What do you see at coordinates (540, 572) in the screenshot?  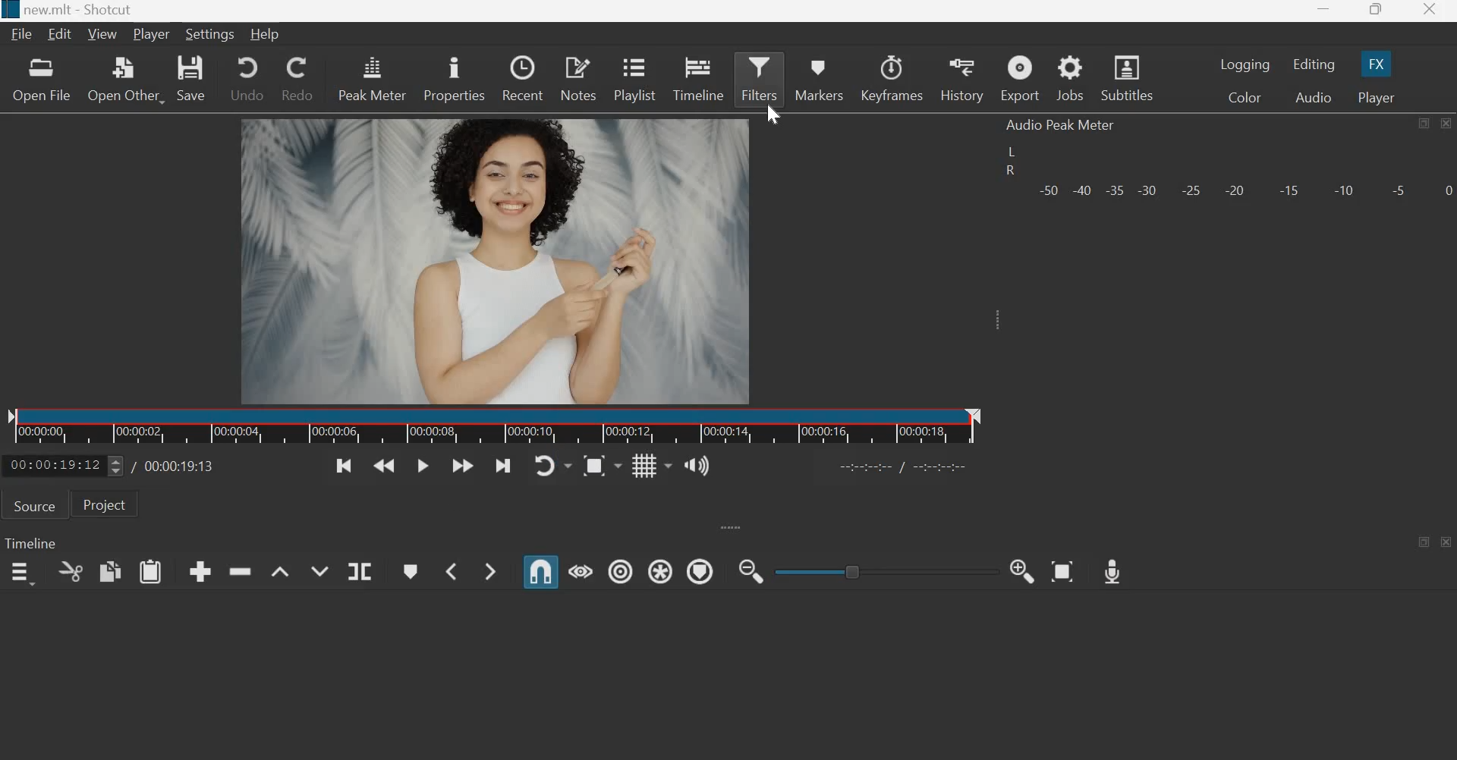 I see `Snap` at bounding box center [540, 572].